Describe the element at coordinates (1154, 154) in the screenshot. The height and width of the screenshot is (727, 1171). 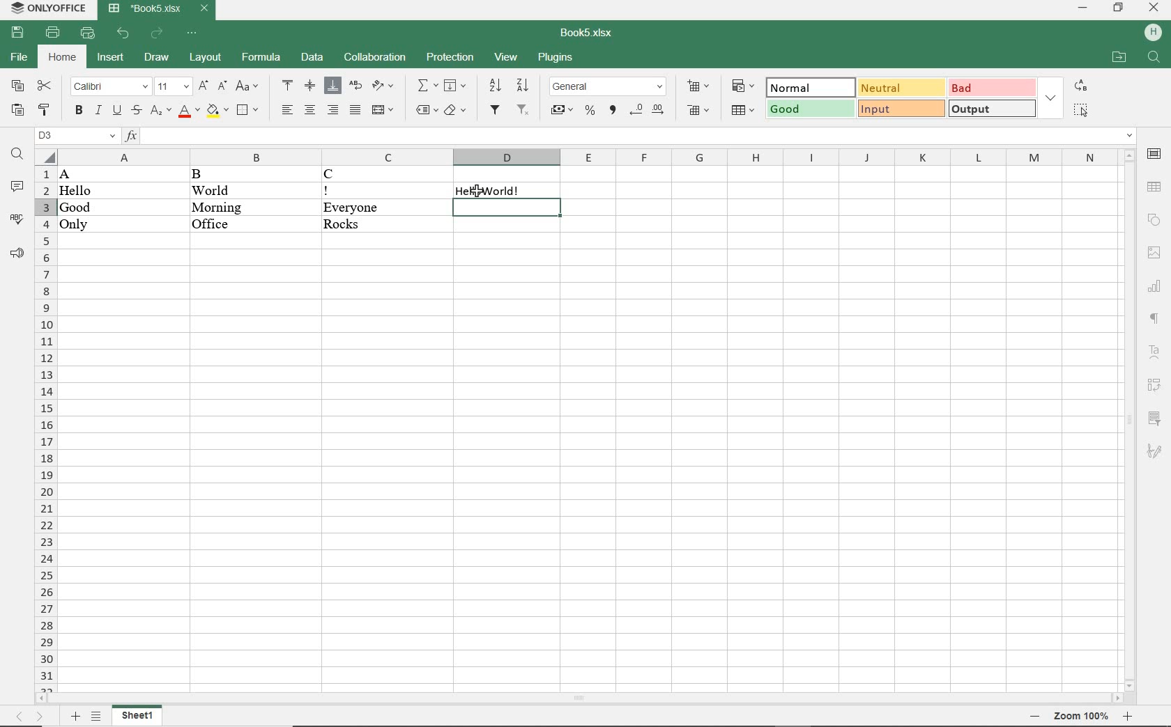
I see `CELL SETTINGS` at that location.